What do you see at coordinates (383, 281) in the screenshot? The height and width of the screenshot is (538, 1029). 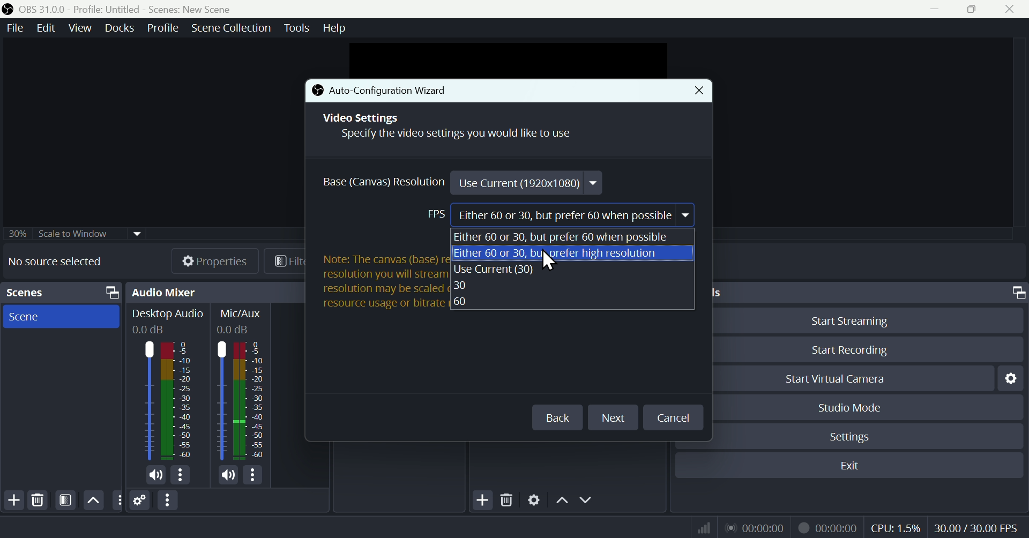 I see `Note: The canvas (base) resolution is not necessarily the same as the
resolution you will stream or record with. Your actual stream/recording
resolution may be scaled down from the canvas resolution to reduce
resource usage or bitrate requirements.` at bounding box center [383, 281].